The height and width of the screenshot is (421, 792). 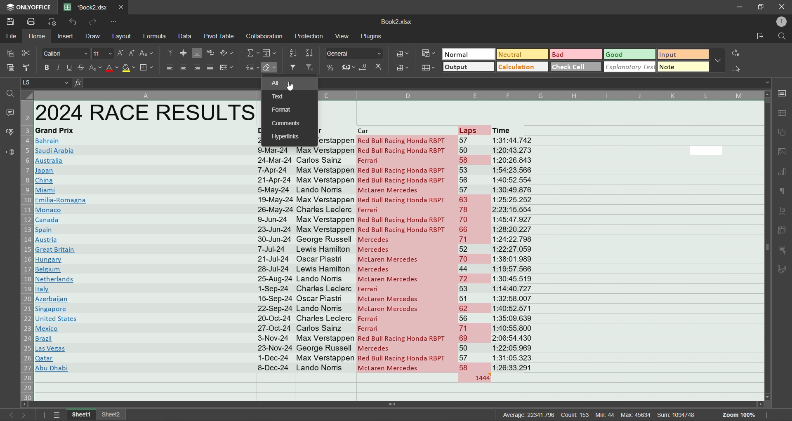 I want to click on previous, so click(x=8, y=415).